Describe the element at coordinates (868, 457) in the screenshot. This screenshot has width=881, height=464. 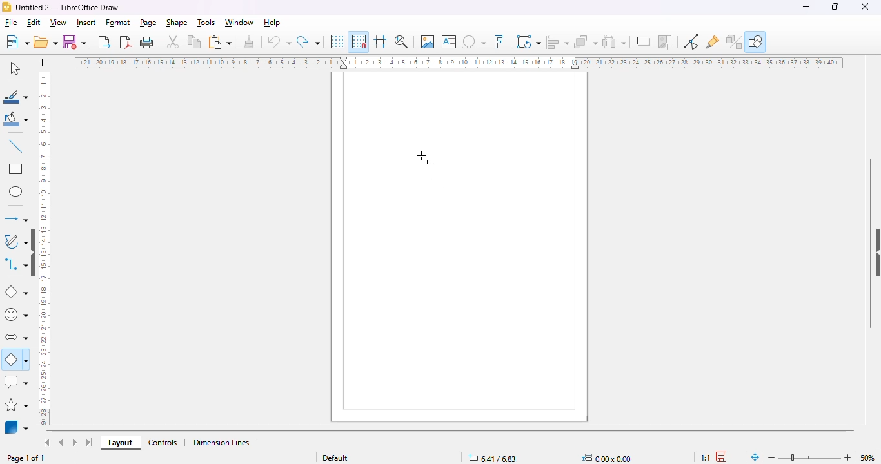
I see `zoom factor` at that location.